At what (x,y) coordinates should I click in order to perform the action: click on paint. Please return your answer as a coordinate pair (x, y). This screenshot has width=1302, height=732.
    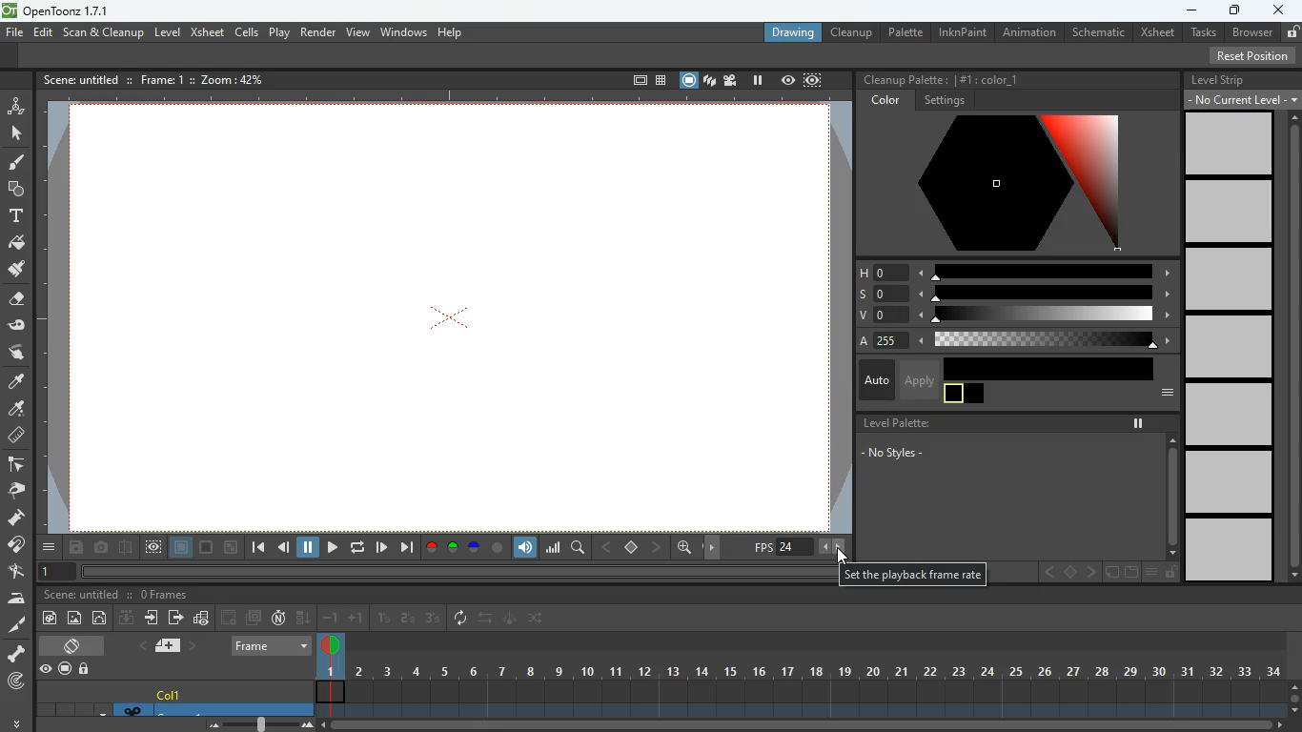
    Looking at the image, I should click on (48, 619).